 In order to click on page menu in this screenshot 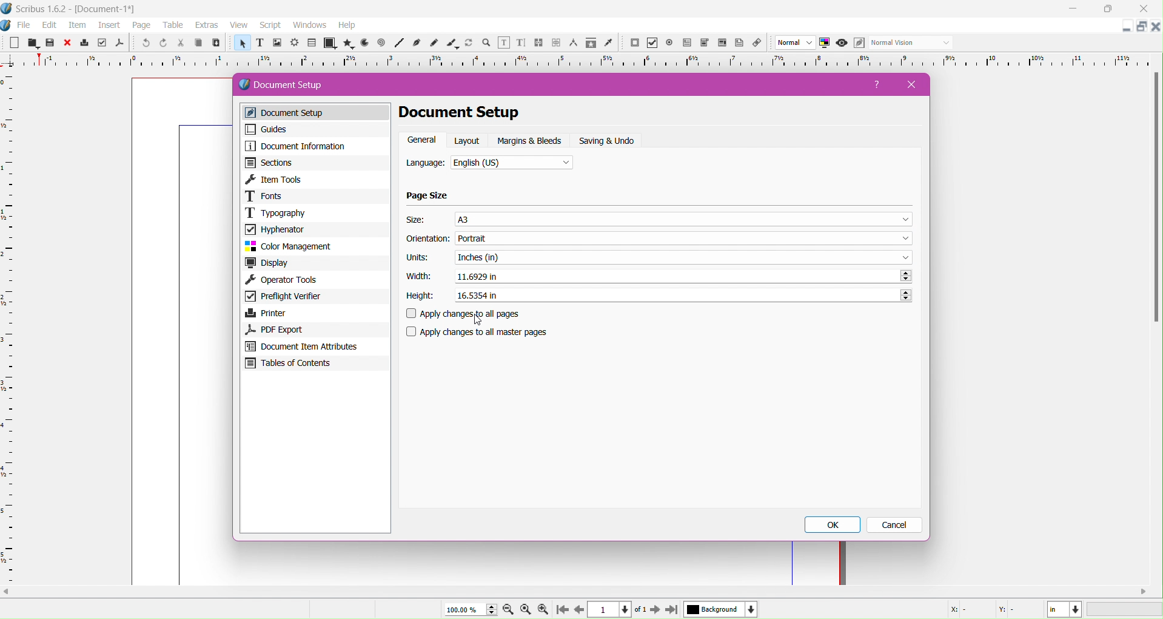, I will do `click(142, 26)`.